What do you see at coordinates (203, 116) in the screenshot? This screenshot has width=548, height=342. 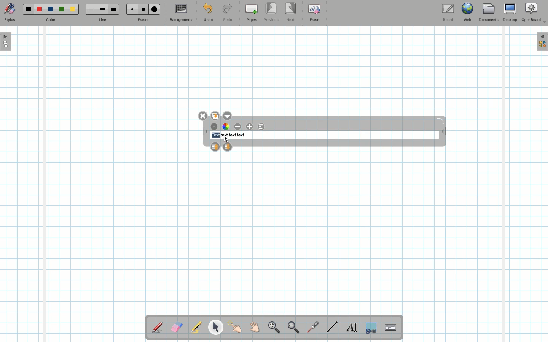 I see `Close` at bounding box center [203, 116].